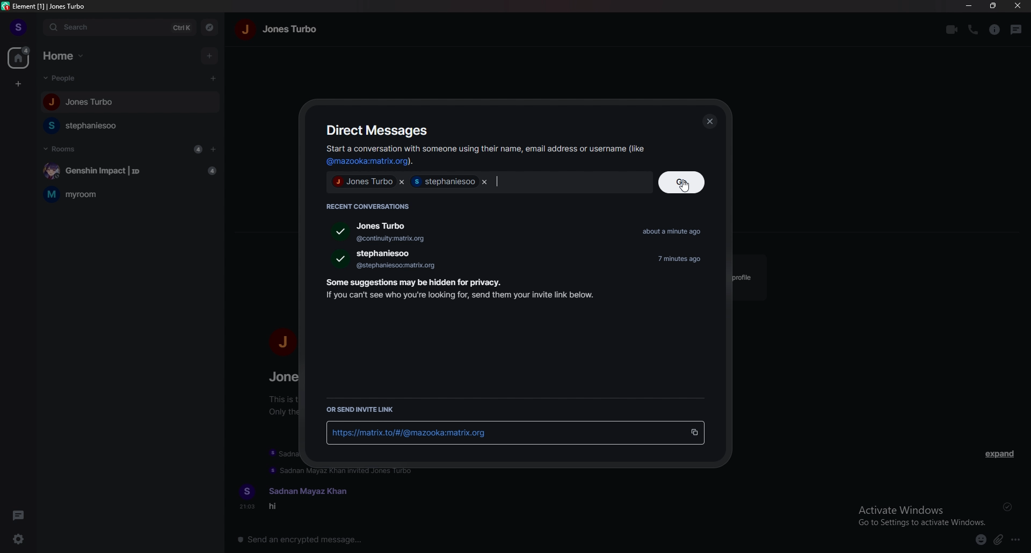 The image size is (1031, 553). I want to click on video call, so click(950, 30).